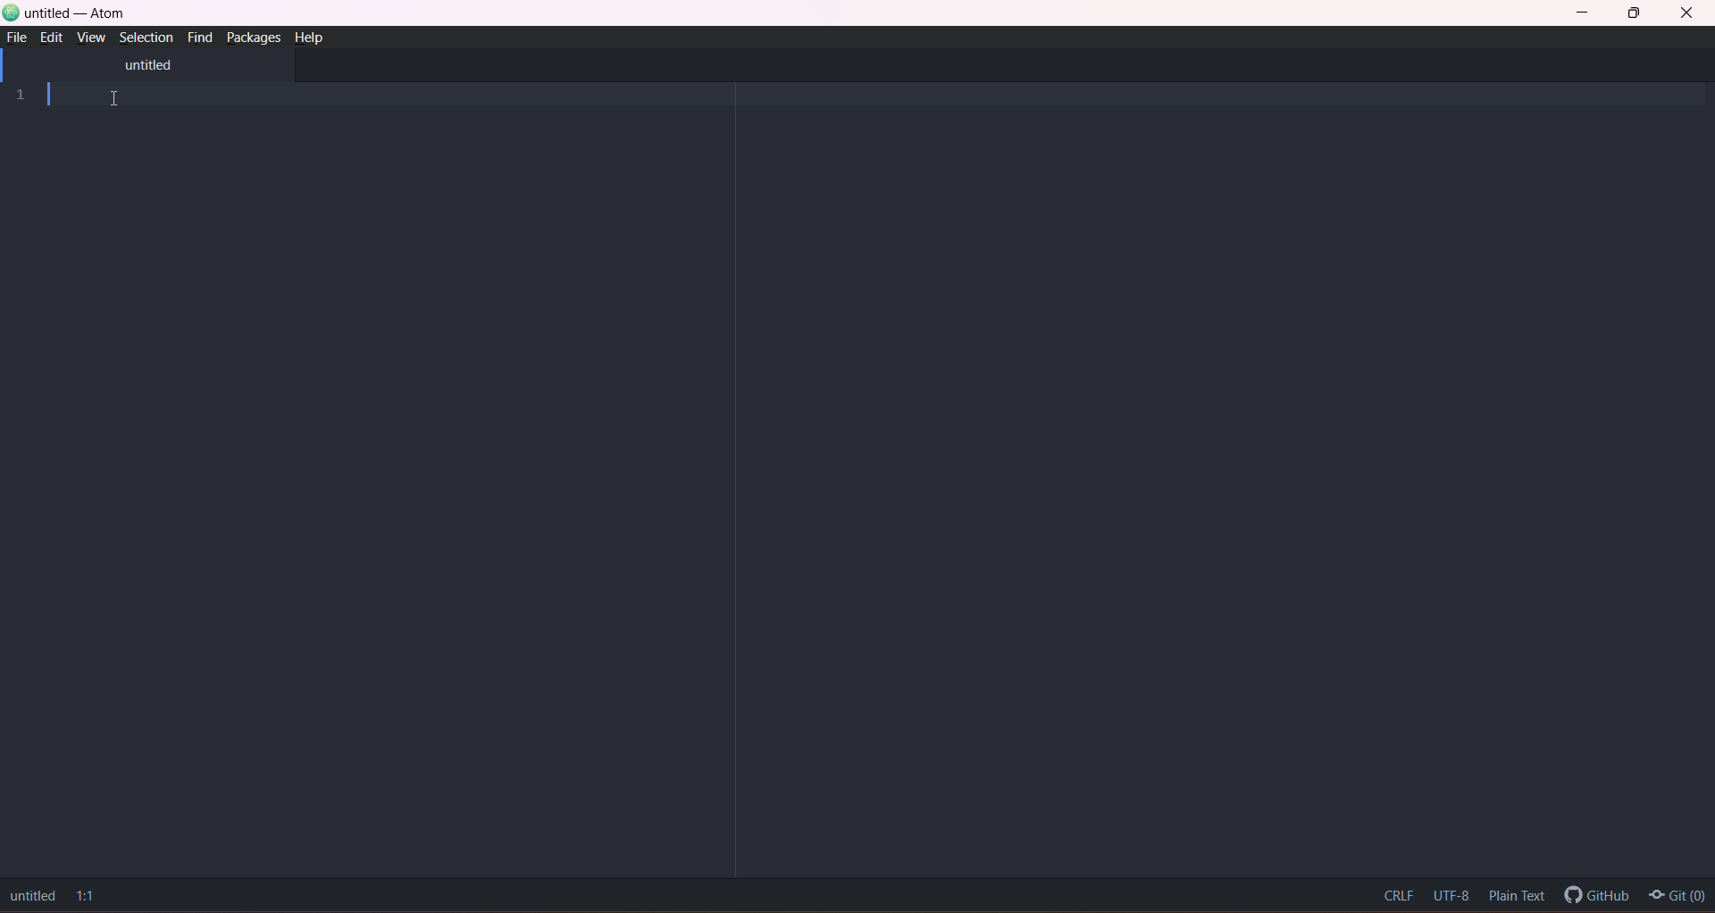  Describe the element at coordinates (23, 96) in the screenshot. I see `1` at that location.